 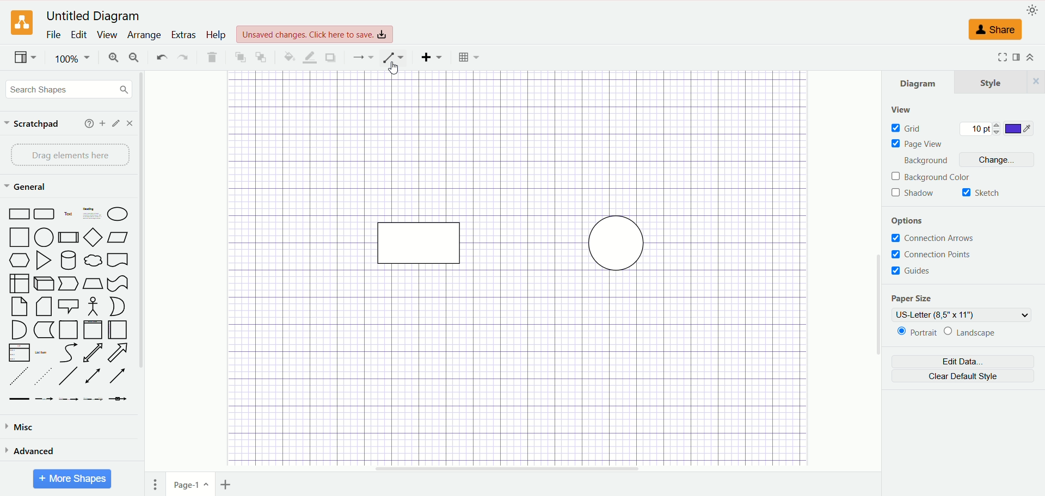 I want to click on undo, so click(x=159, y=57).